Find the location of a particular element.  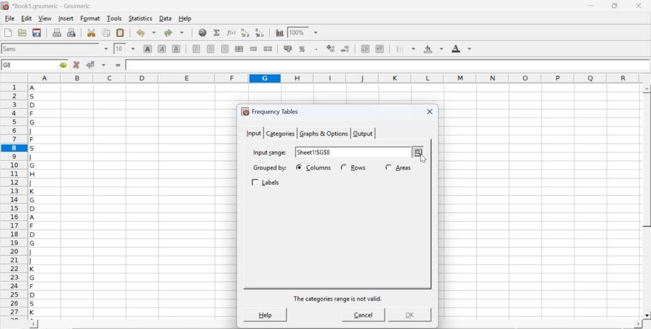

redo is located at coordinates (174, 32).